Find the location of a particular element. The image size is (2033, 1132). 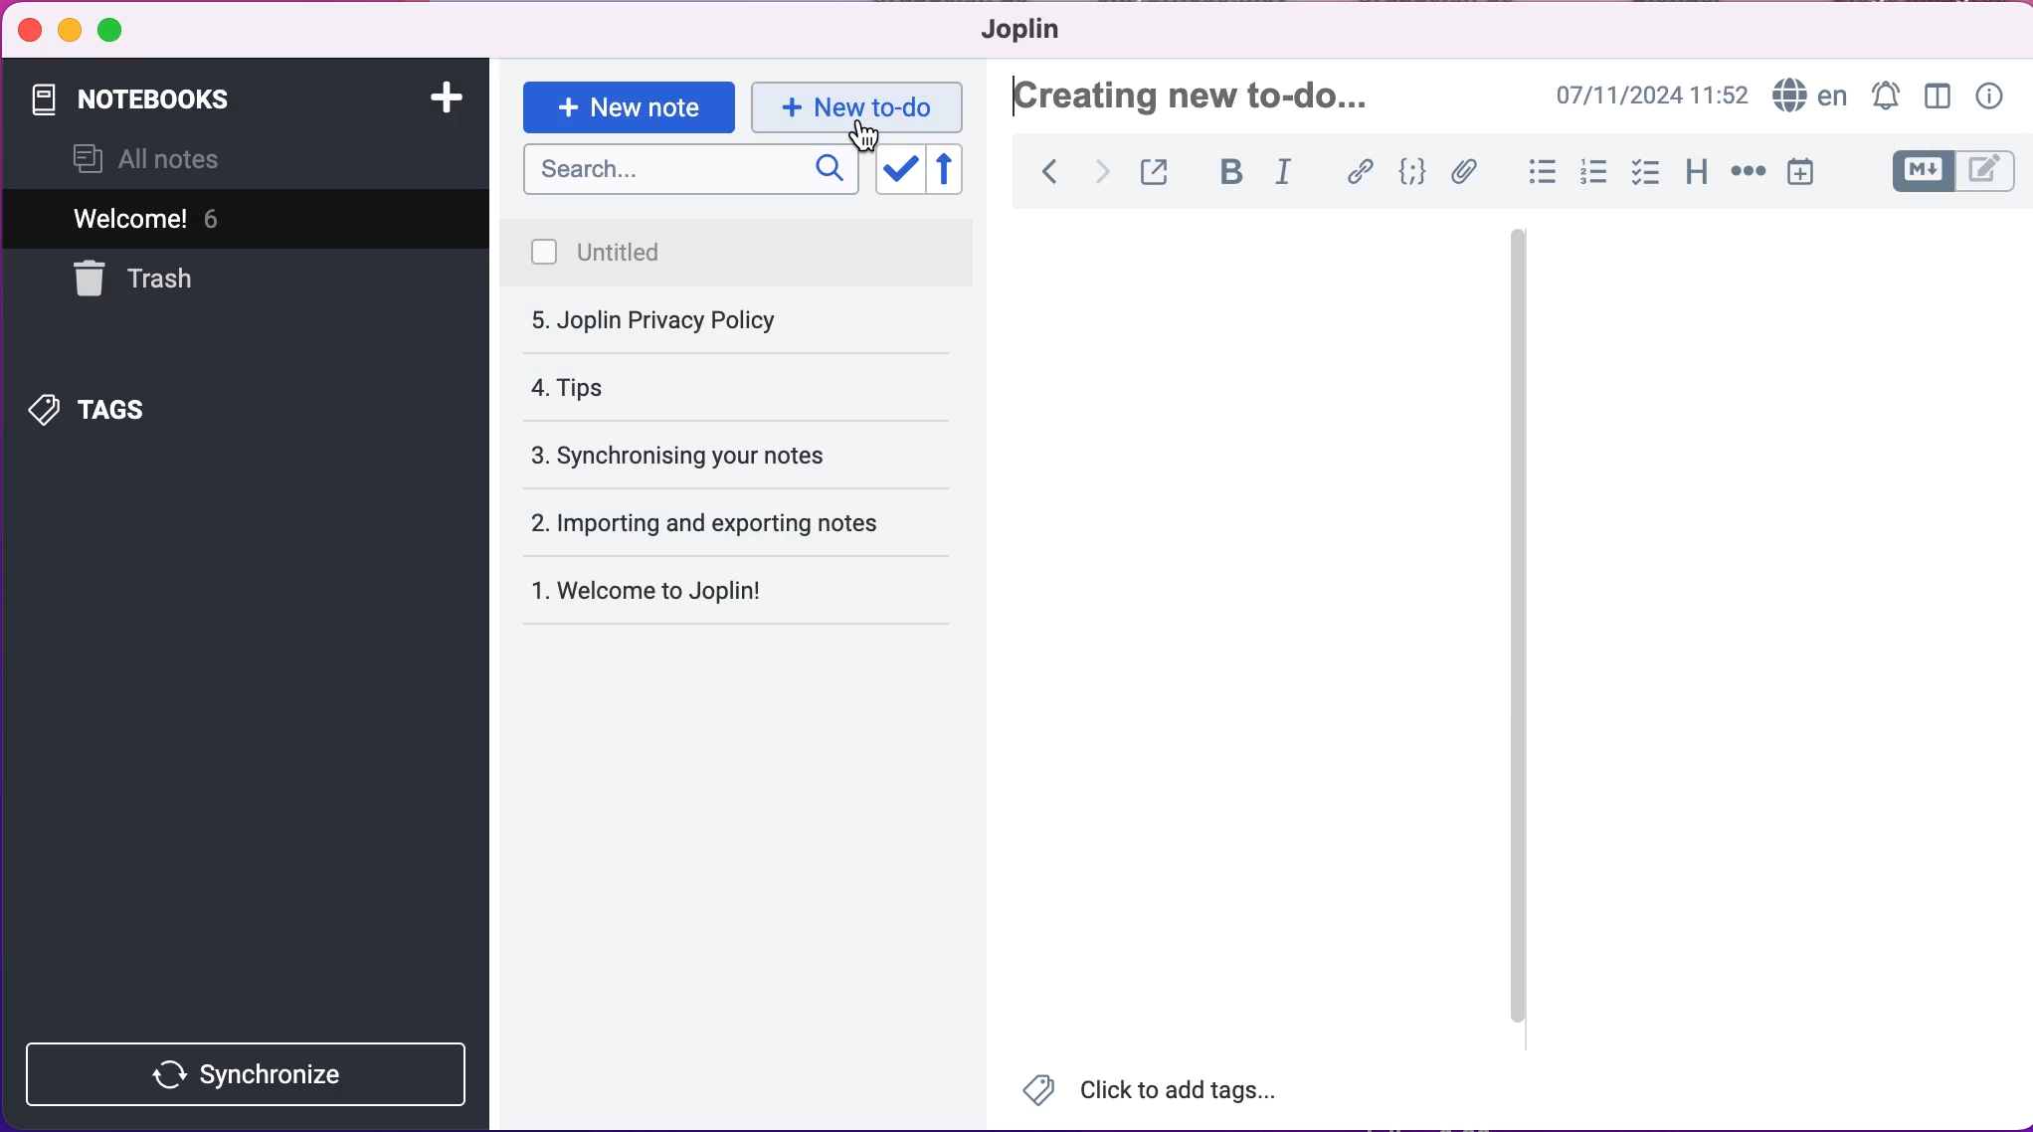

new to-do is located at coordinates (864, 105).